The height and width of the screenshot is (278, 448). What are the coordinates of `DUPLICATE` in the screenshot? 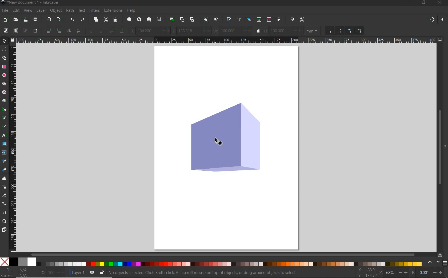 It's located at (172, 19).